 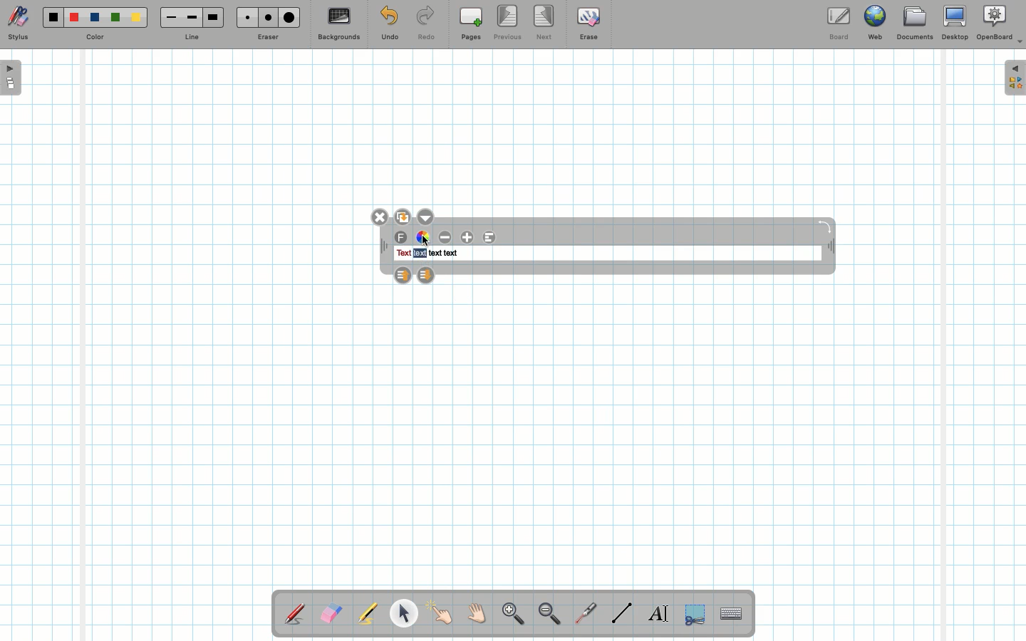 What do you see at coordinates (509, 615) in the screenshot?
I see `Zoom in` at bounding box center [509, 615].